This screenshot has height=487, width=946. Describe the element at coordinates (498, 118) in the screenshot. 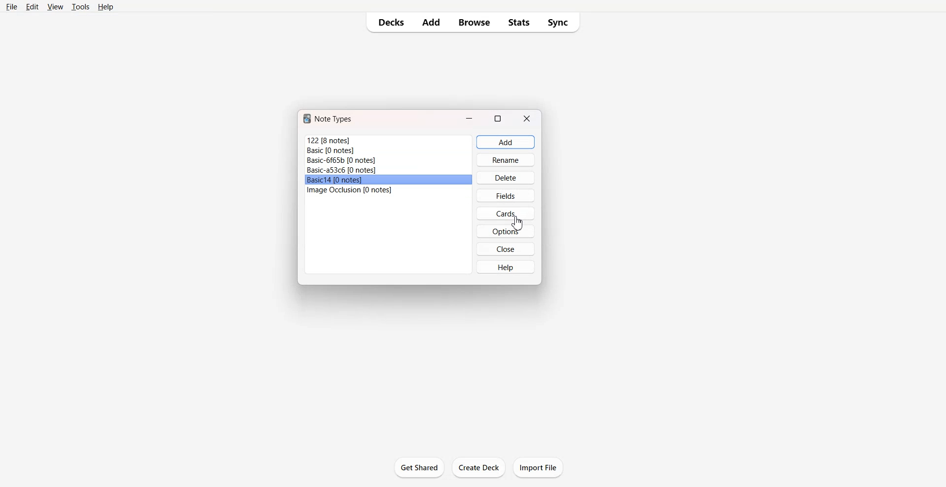

I see `Maximize` at that location.